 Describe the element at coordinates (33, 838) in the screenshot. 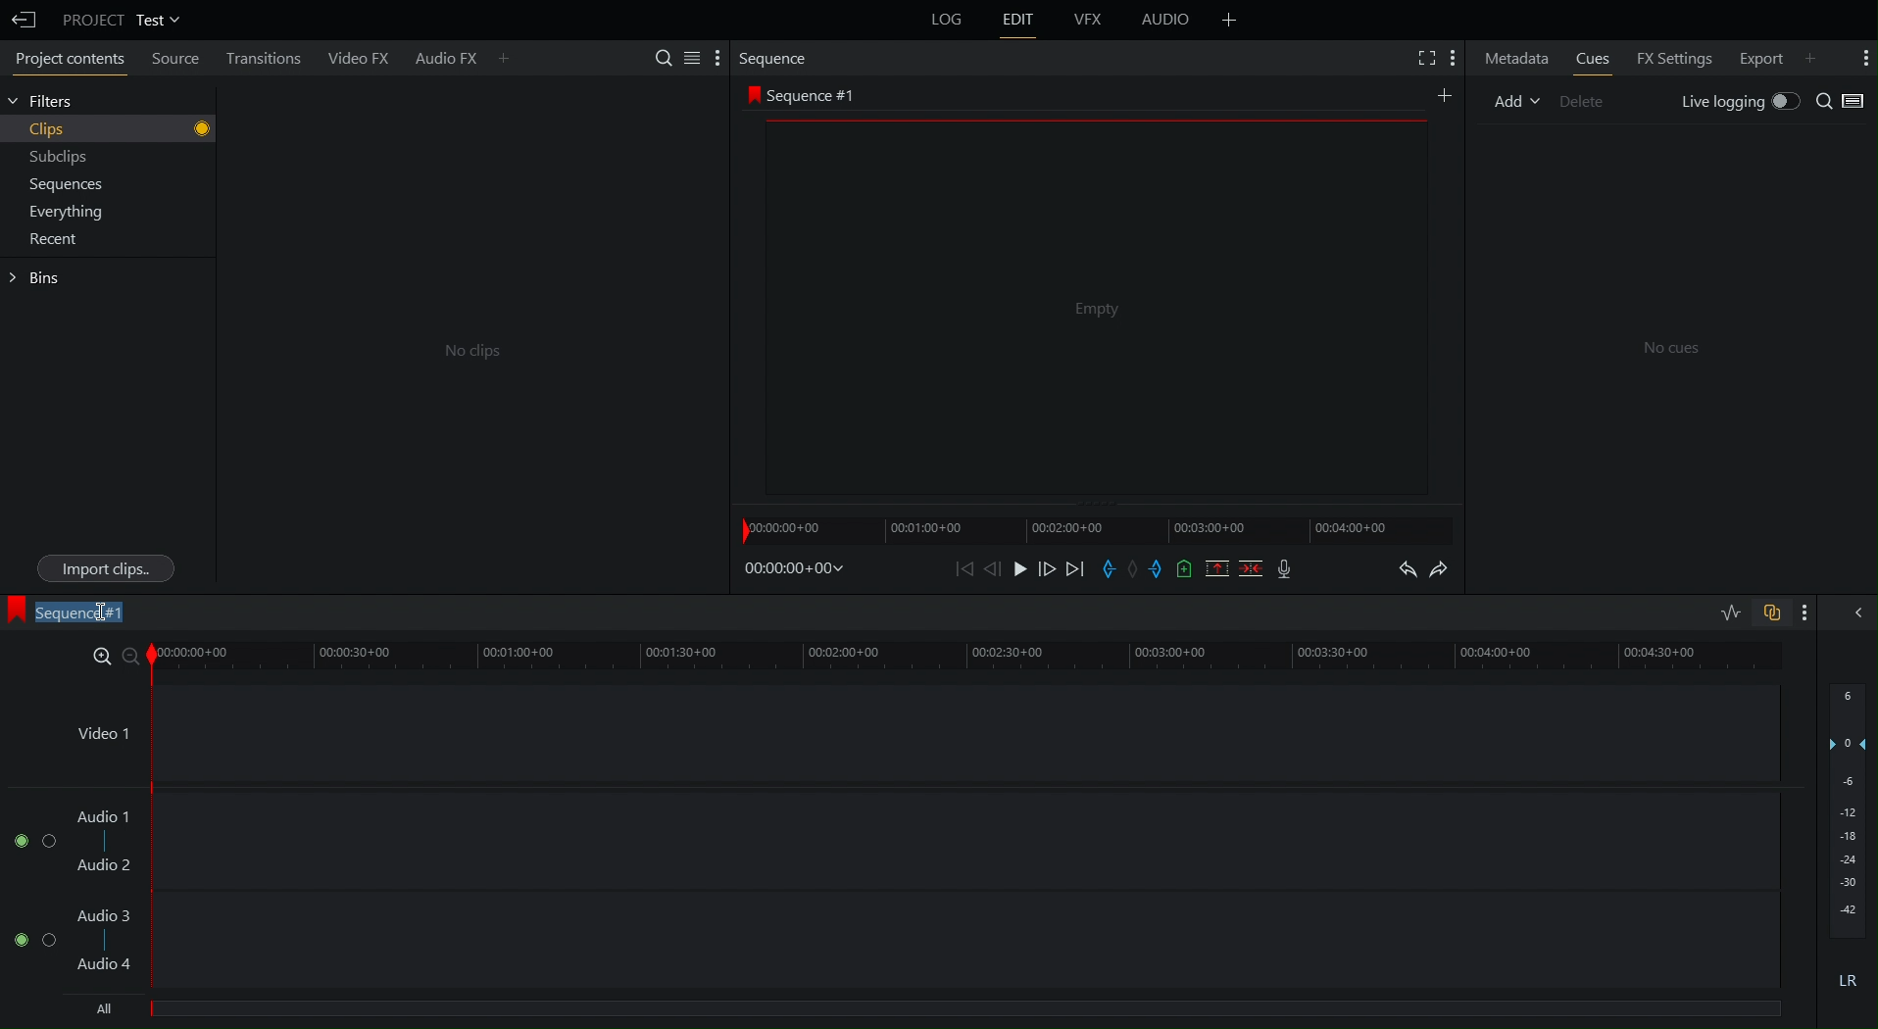

I see `Audio Channel 1` at that location.